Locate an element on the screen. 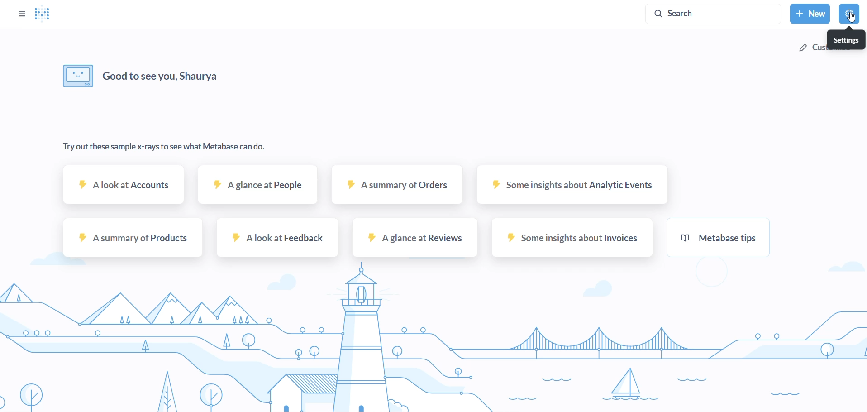  METABASE LOGO is located at coordinates (45, 14).